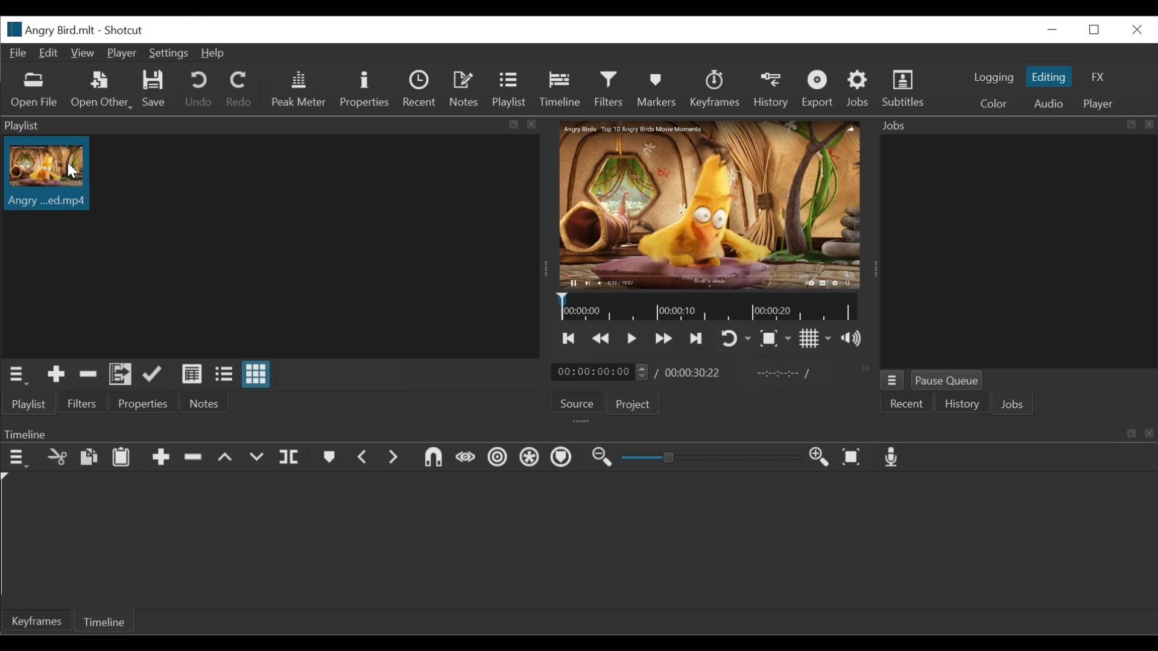 The height and width of the screenshot is (651, 1158). I want to click on Jobs Panel, so click(1014, 125).